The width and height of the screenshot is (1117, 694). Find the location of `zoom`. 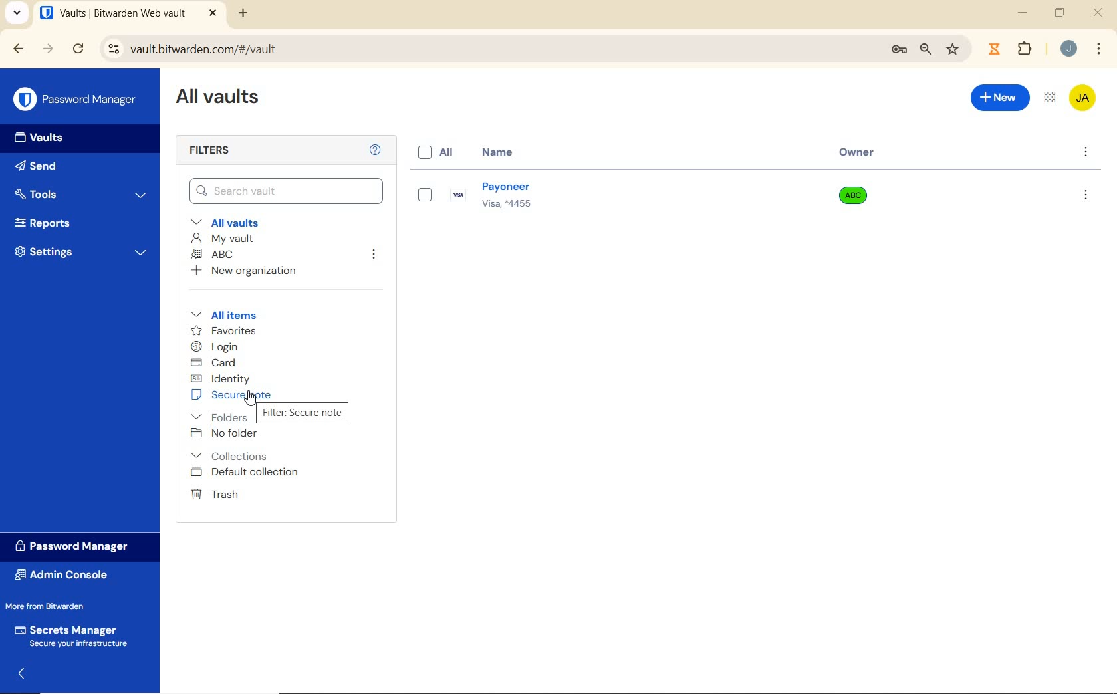

zoom is located at coordinates (926, 51).